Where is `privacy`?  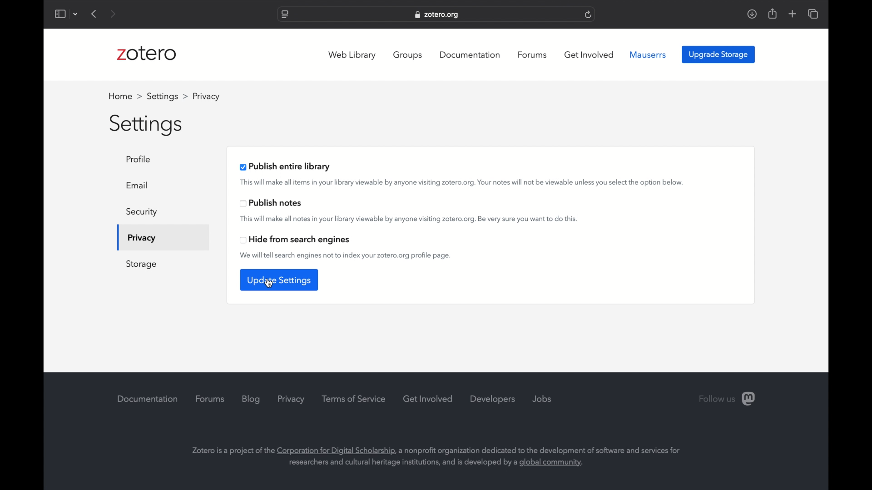
privacy is located at coordinates (291, 400).